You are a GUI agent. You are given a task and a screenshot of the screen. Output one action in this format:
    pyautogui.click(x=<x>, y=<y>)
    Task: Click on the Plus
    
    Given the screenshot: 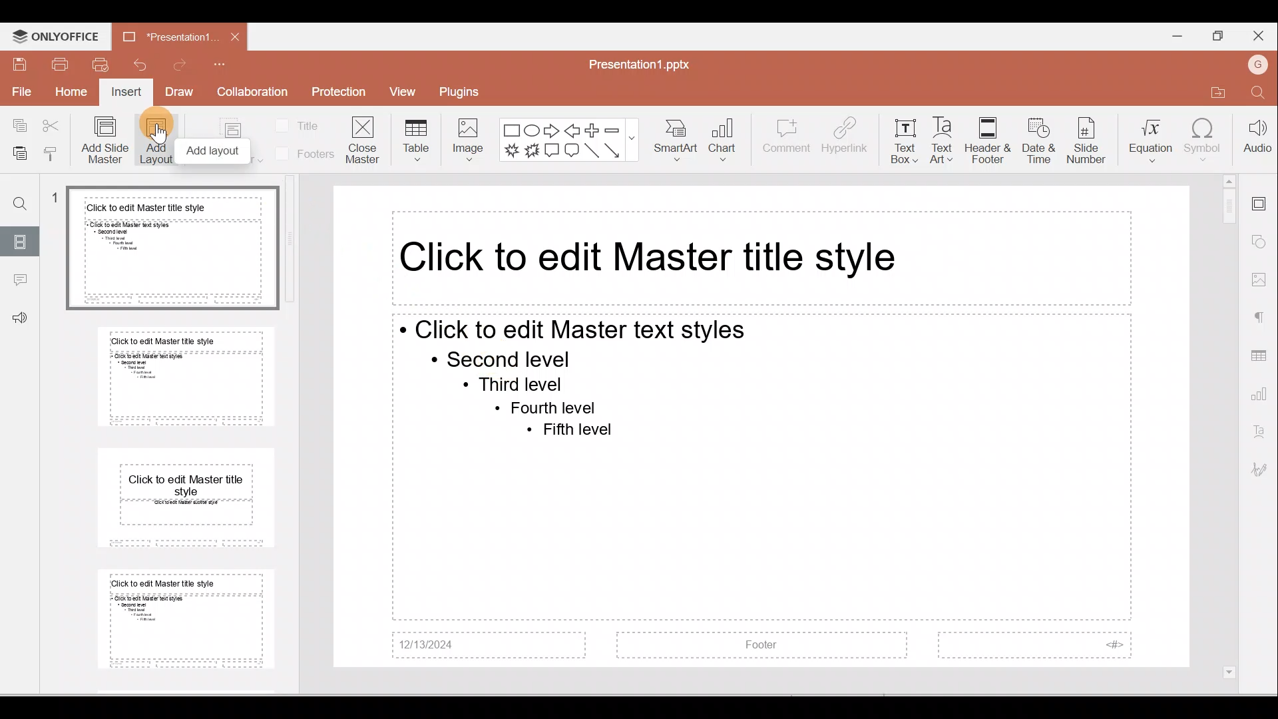 What is the action you would take?
    pyautogui.click(x=592, y=129)
    